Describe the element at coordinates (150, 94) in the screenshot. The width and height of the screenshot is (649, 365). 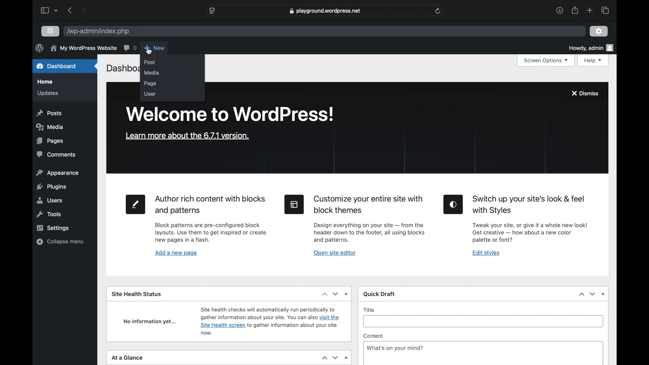
I see `user` at that location.